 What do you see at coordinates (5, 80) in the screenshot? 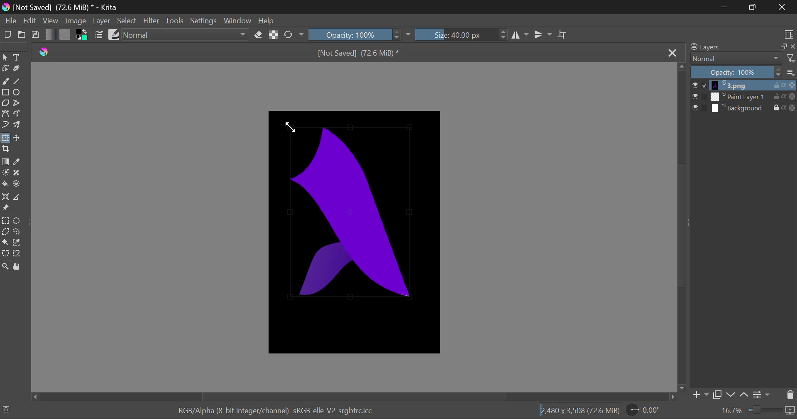
I see `Freehand` at bounding box center [5, 80].